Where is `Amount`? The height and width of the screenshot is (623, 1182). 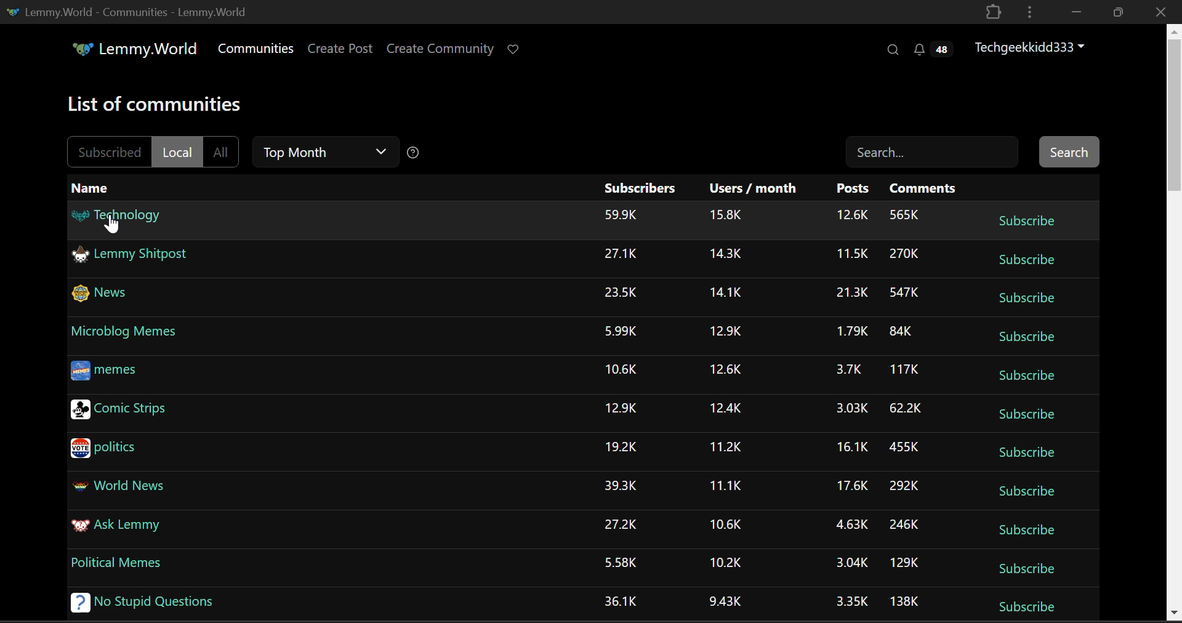 Amount is located at coordinates (621, 214).